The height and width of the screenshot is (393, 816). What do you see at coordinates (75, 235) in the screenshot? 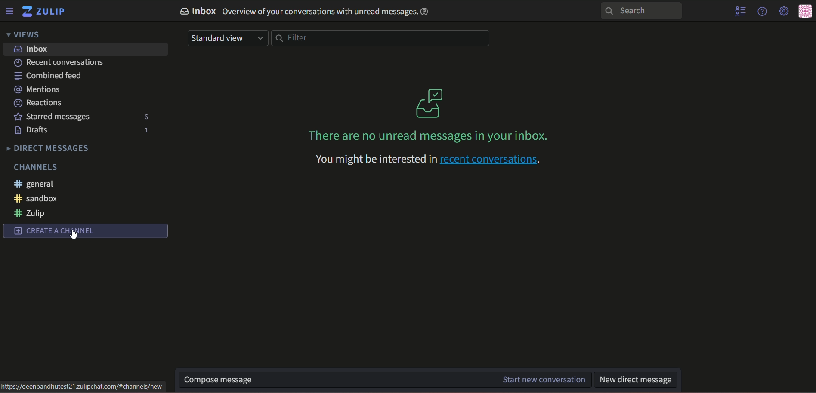
I see `Cursor` at bounding box center [75, 235].